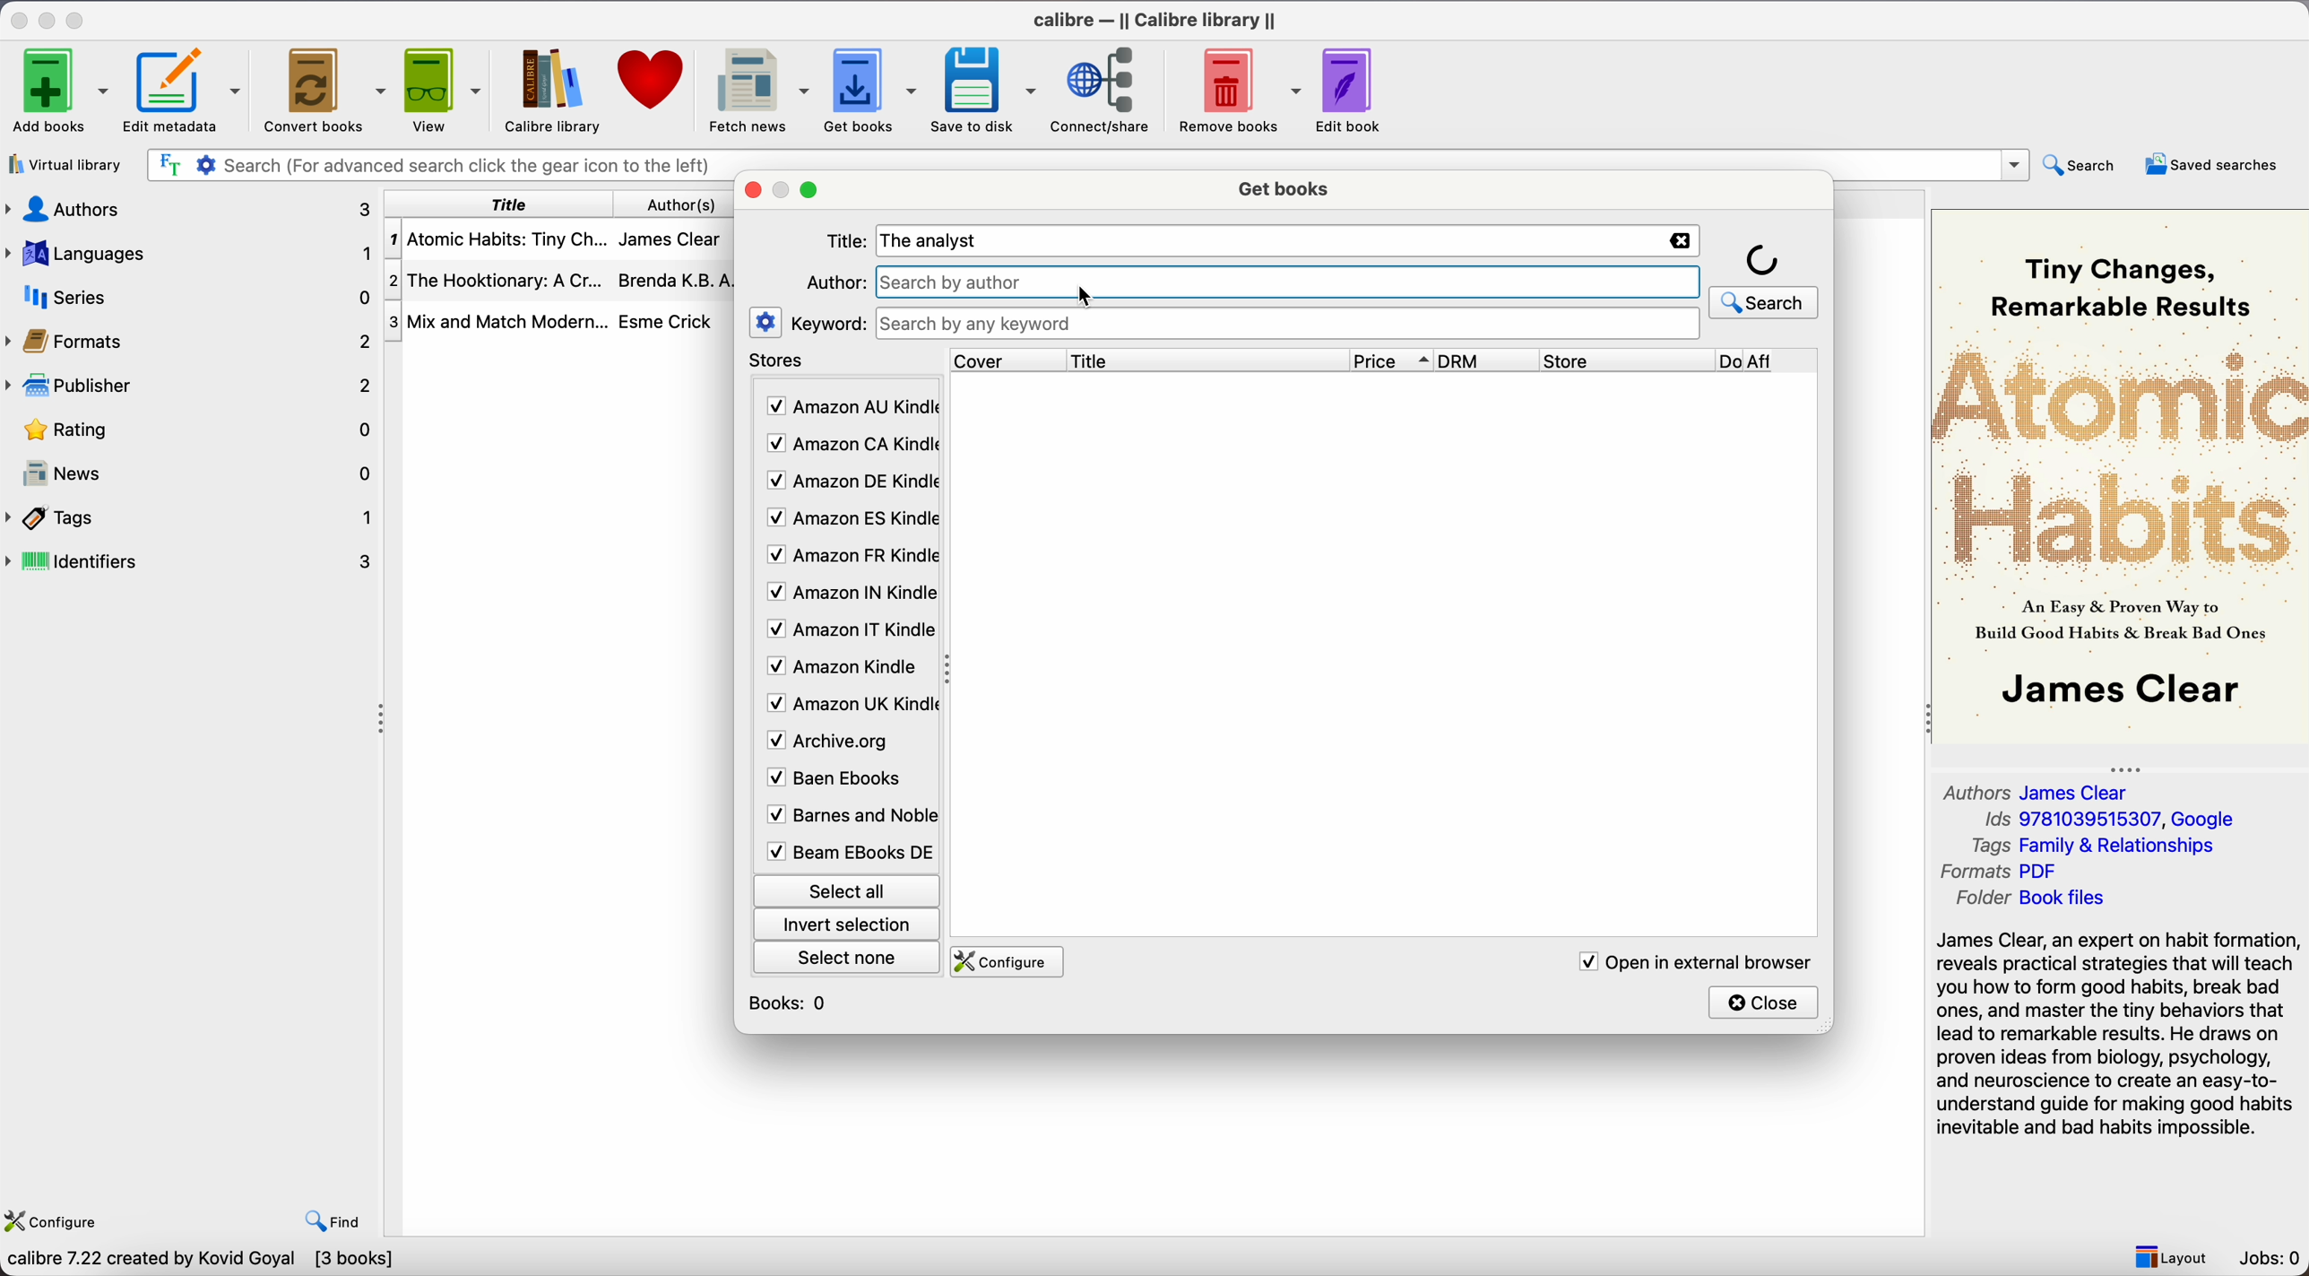 The height and width of the screenshot is (1276, 2309). What do you see at coordinates (835, 282) in the screenshot?
I see `Author:` at bounding box center [835, 282].